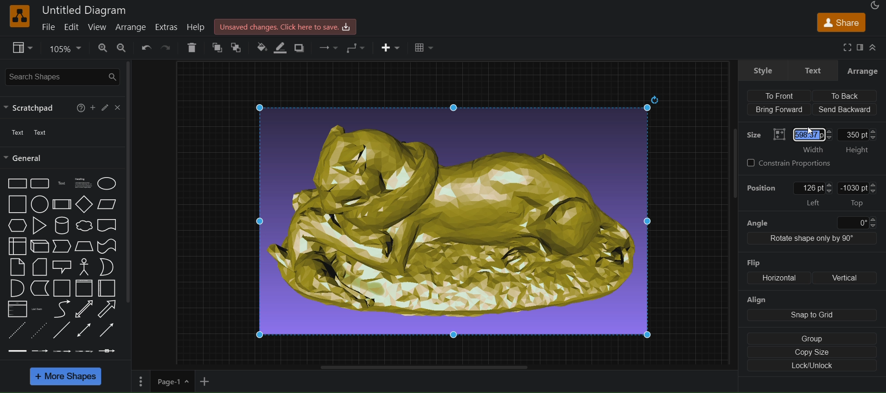  Describe the element at coordinates (214, 48) in the screenshot. I see `to front` at that location.